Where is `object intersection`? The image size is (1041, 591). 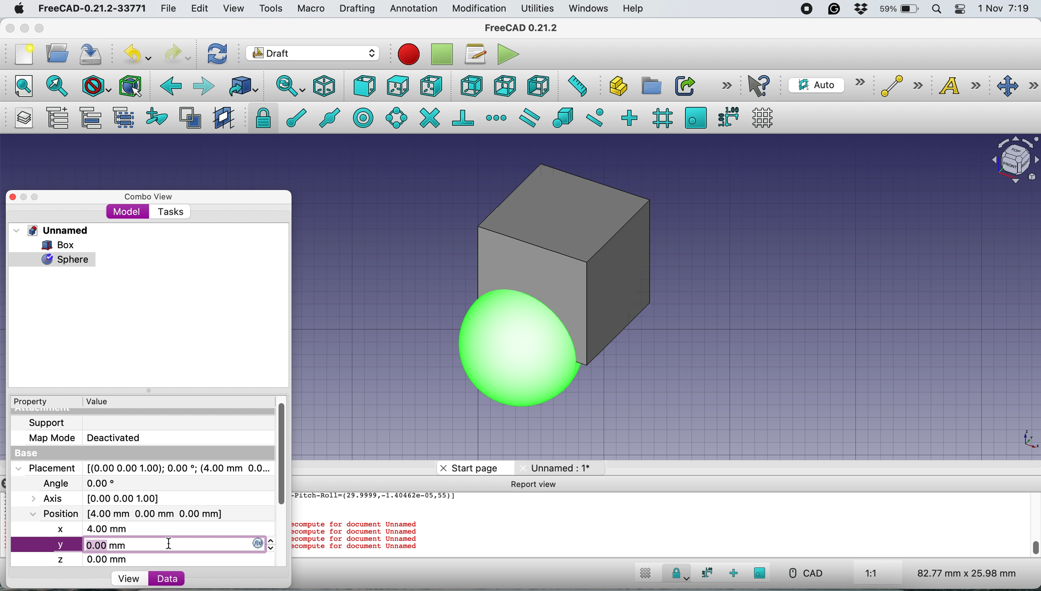 object intersection is located at coordinates (1014, 158).